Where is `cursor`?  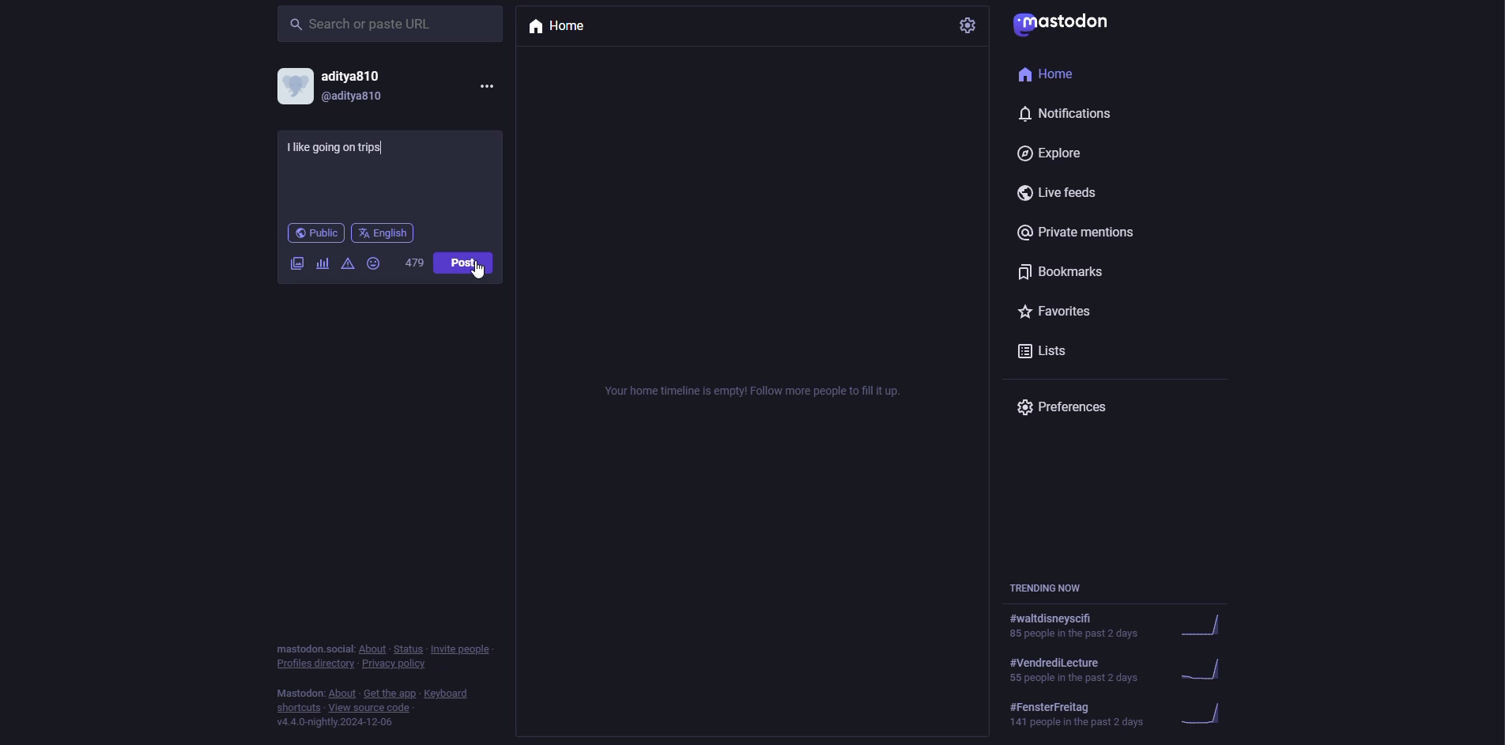
cursor is located at coordinates (478, 277).